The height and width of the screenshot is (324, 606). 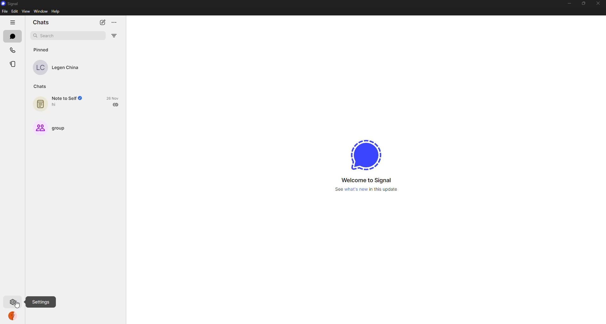 I want to click on settings, so click(x=13, y=301).